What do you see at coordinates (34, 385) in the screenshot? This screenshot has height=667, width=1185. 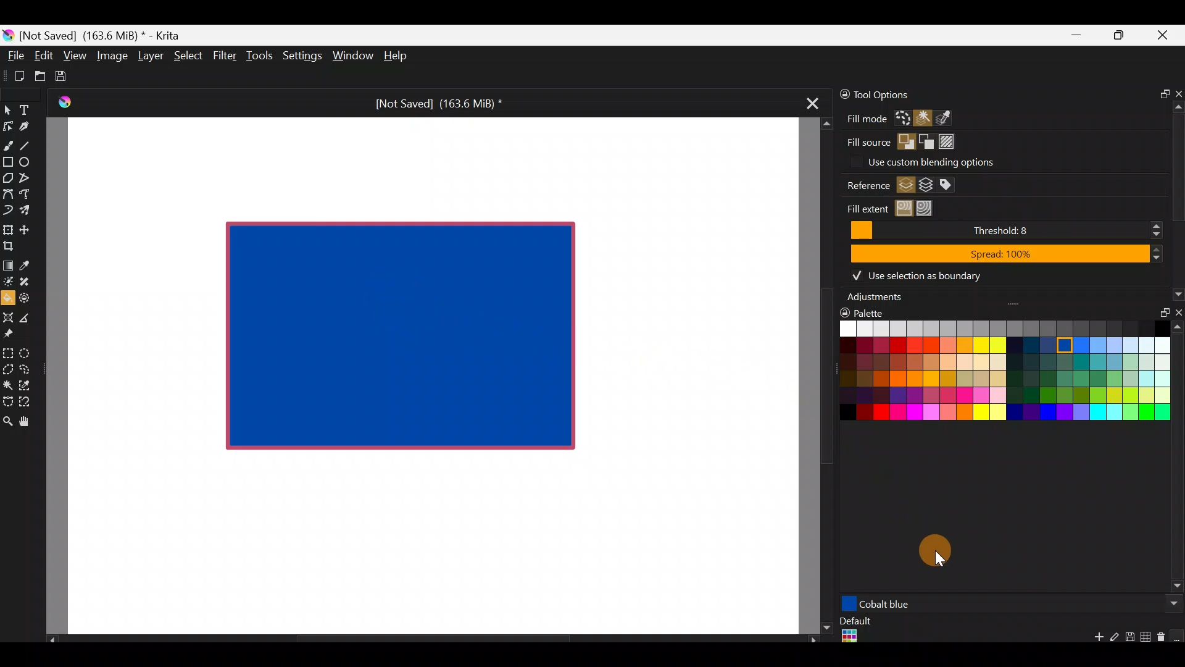 I see `Similar colour selection tool` at bounding box center [34, 385].